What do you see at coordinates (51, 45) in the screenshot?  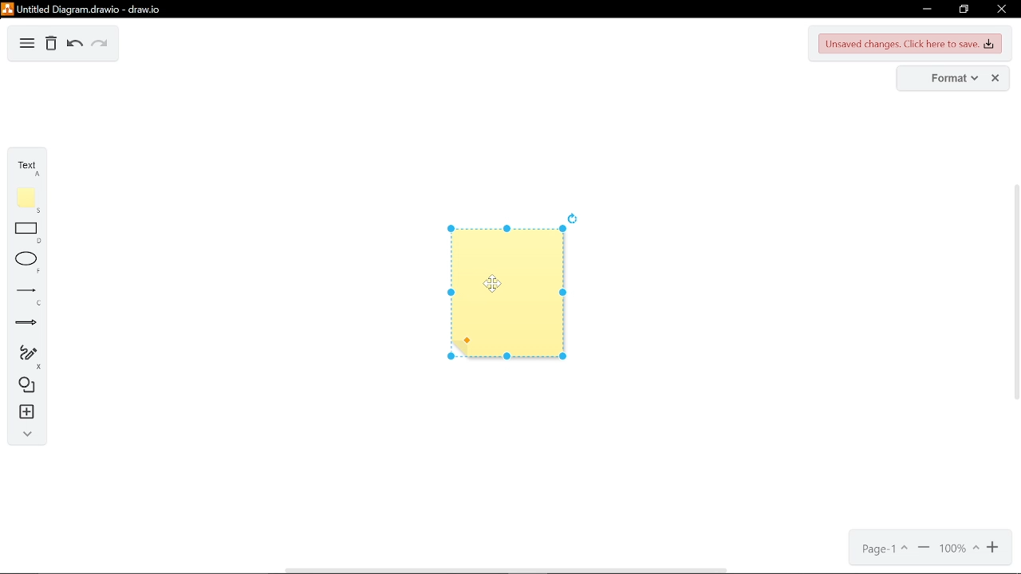 I see `delete` at bounding box center [51, 45].